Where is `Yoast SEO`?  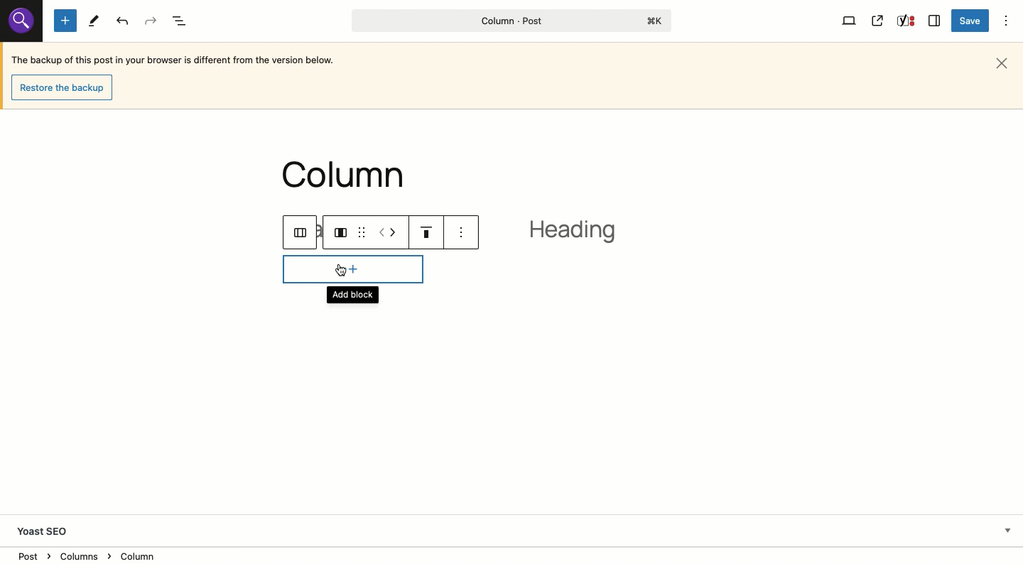
Yoast SEO is located at coordinates (48, 531).